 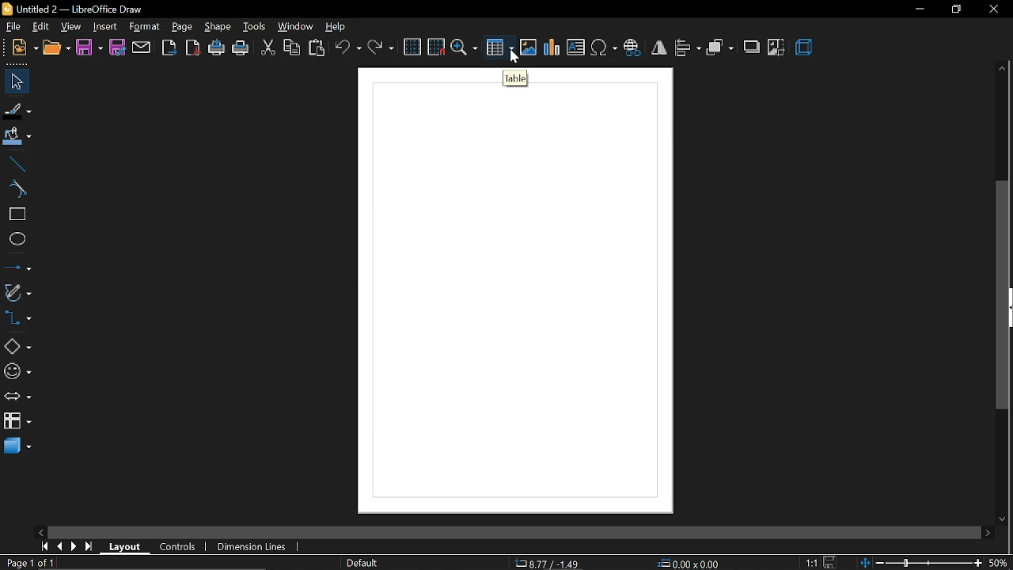 I want to click on Default, so click(x=362, y=562).